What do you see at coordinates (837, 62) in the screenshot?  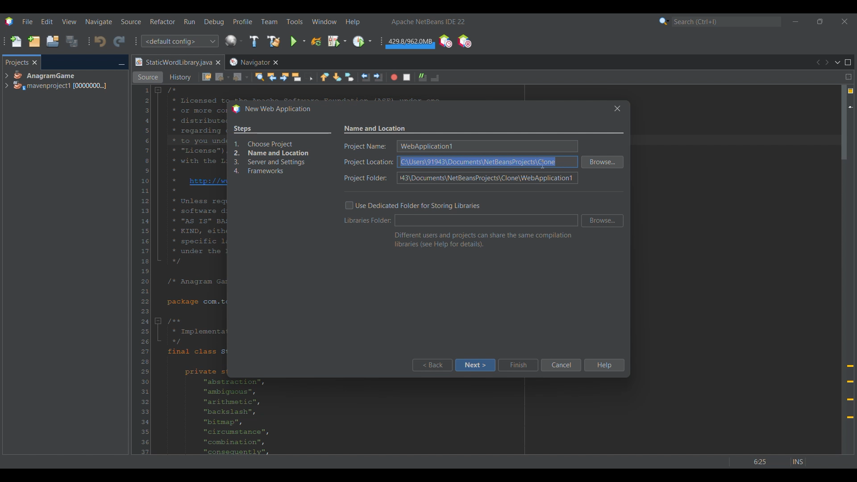 I see `Show documents list` at bounding box center [837, 62].